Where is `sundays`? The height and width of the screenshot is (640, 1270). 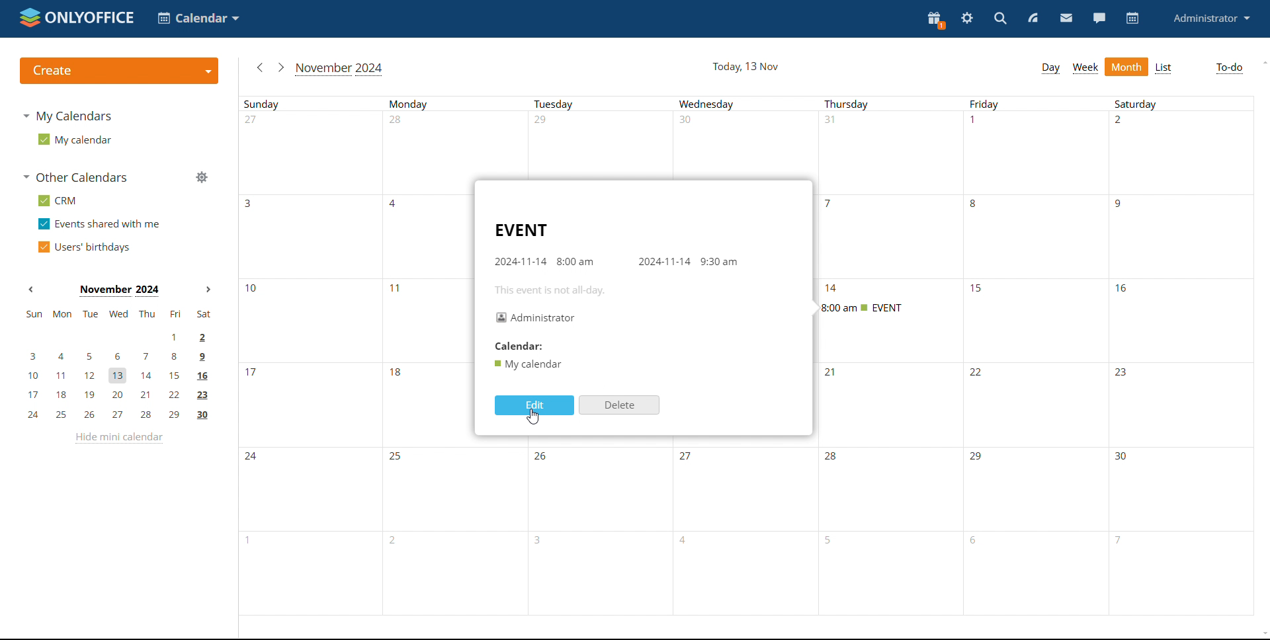 sundays is located at coordinates (749, 102).